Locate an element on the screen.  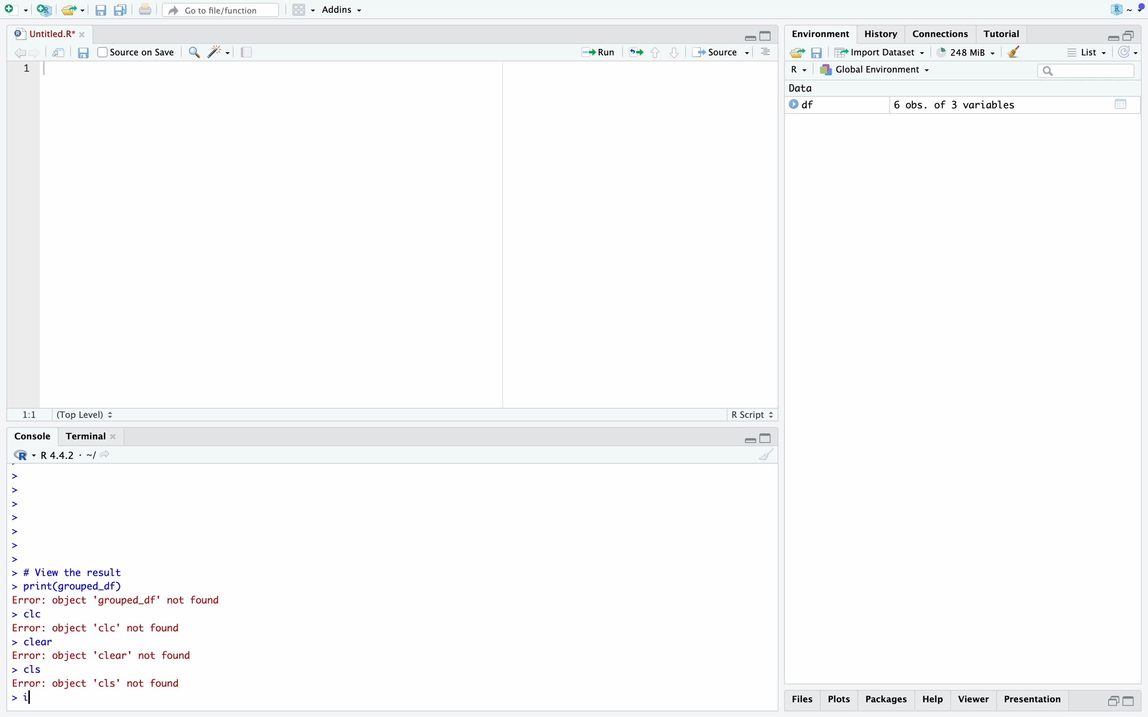
Export history logs is located at coordinates (798, 52).